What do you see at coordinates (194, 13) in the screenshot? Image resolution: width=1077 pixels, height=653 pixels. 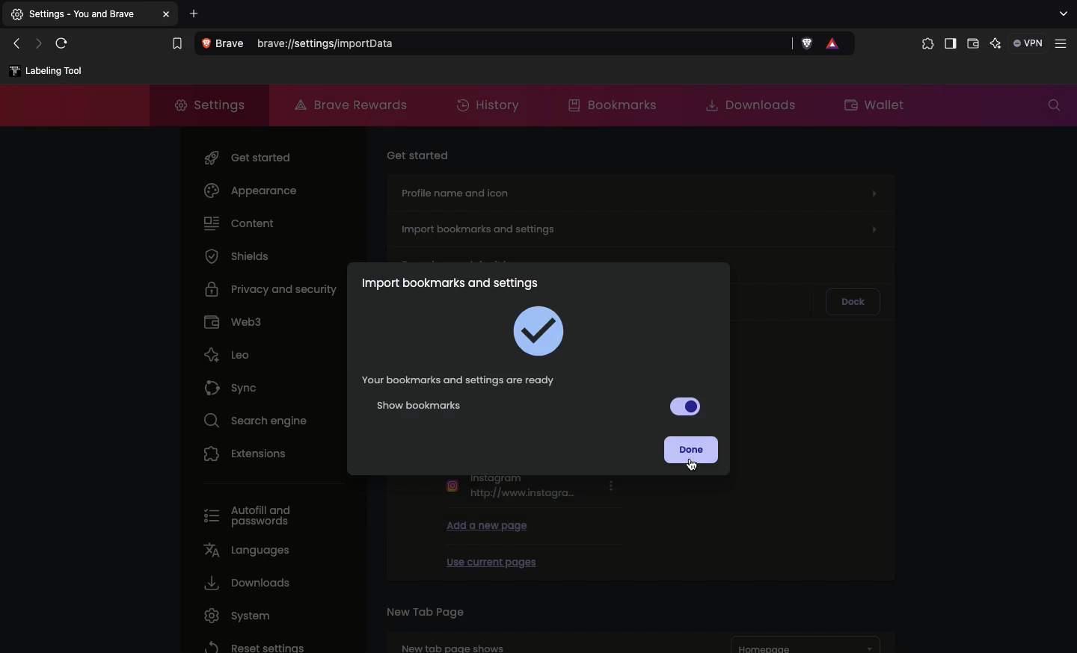 I see `Add new tab` at bounding box center [194, 13].